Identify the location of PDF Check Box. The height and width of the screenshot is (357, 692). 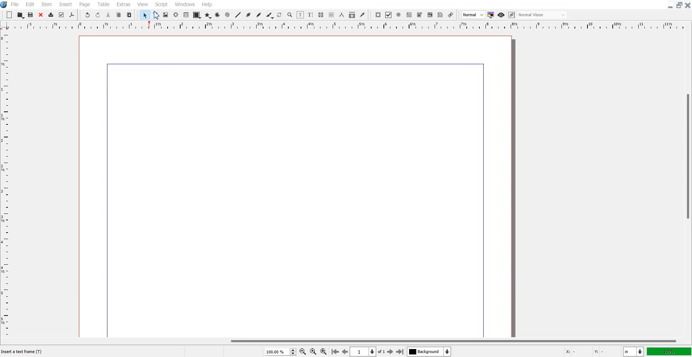
(389, 15).